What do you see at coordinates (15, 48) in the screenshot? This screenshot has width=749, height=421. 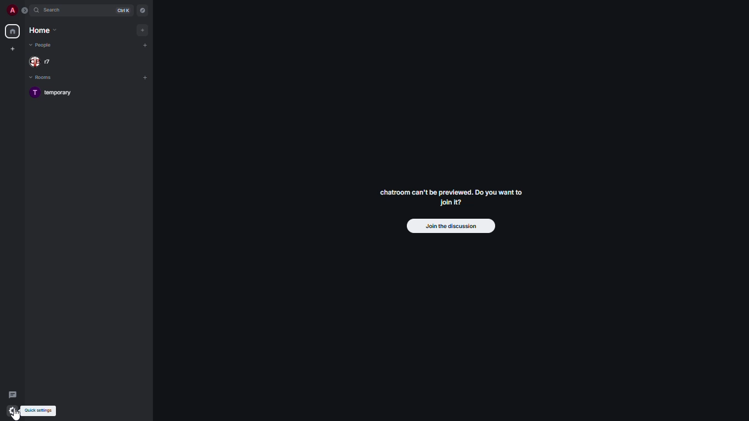 I see `create new space` at bounding box center [15, 48].